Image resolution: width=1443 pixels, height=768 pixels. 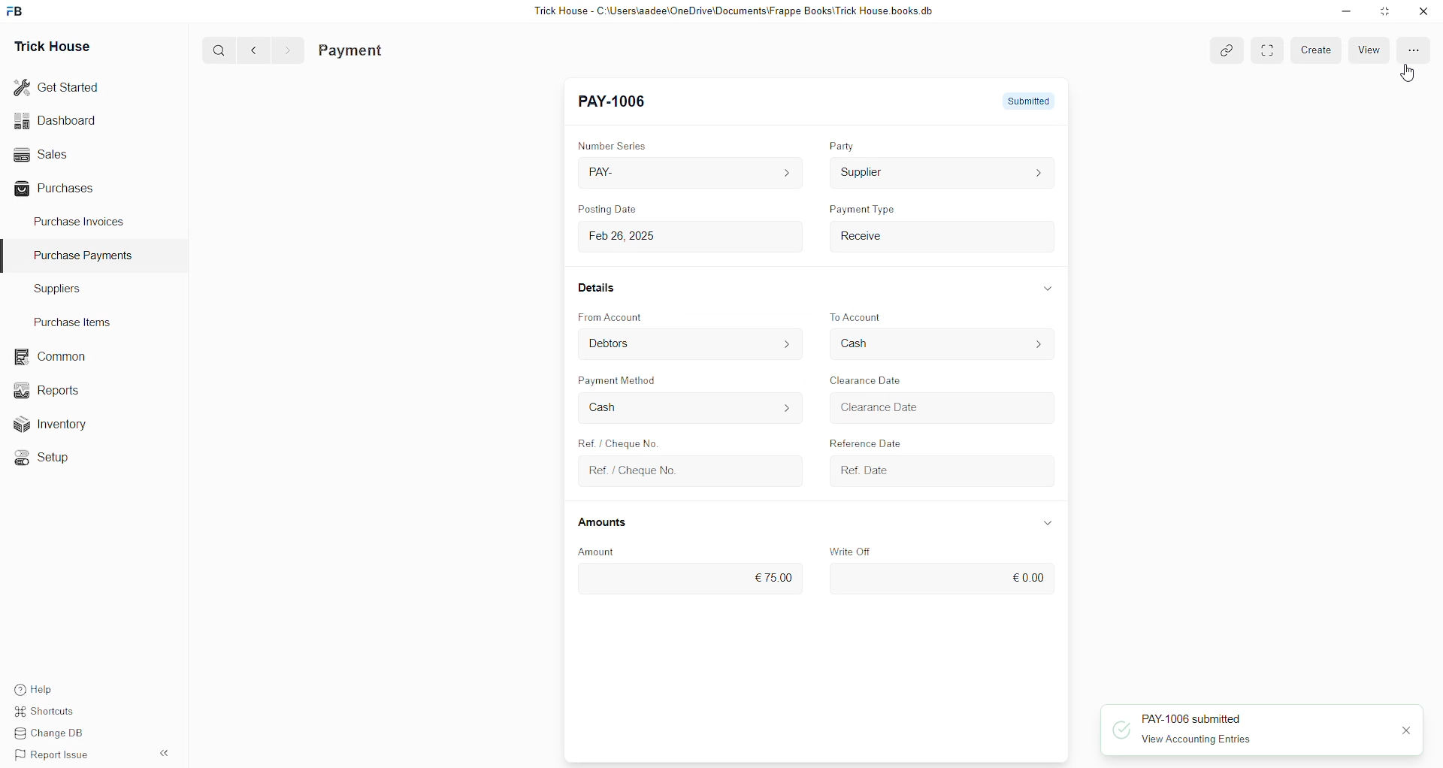 I want to click on Party, so click(x=839, y=147).